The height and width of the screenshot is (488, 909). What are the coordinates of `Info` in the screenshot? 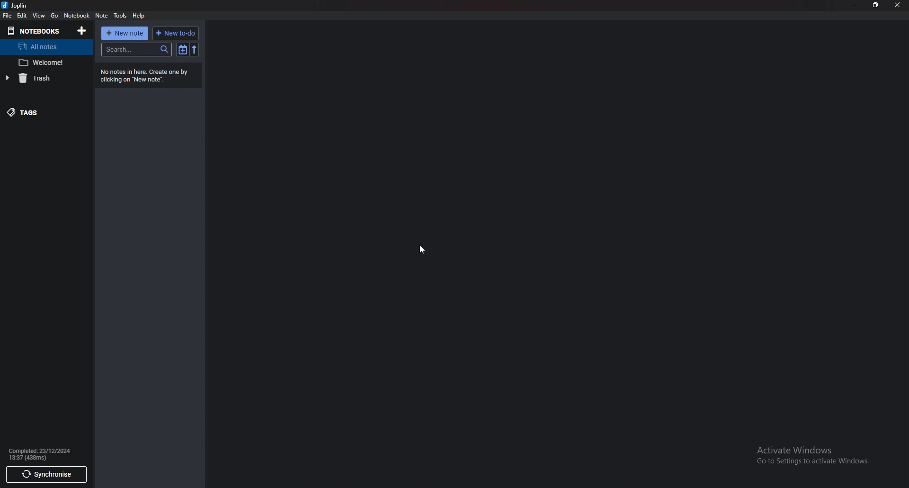 It's located at (143, 75).